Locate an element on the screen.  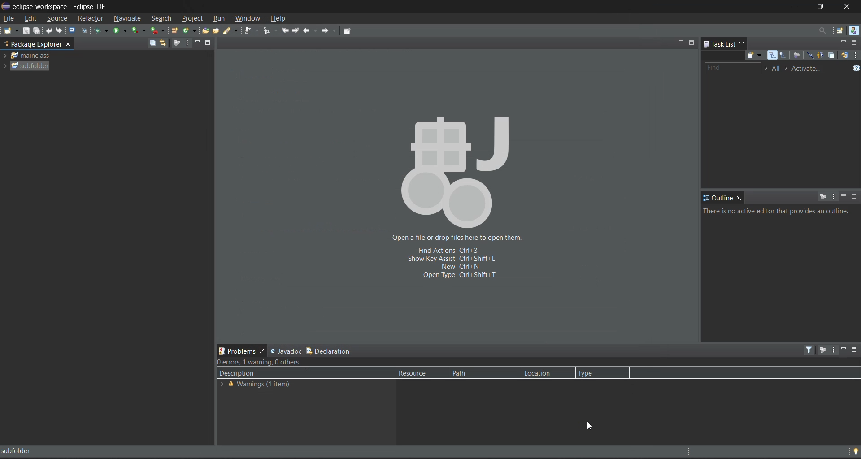
view menu is located at coordinates (187, 43).